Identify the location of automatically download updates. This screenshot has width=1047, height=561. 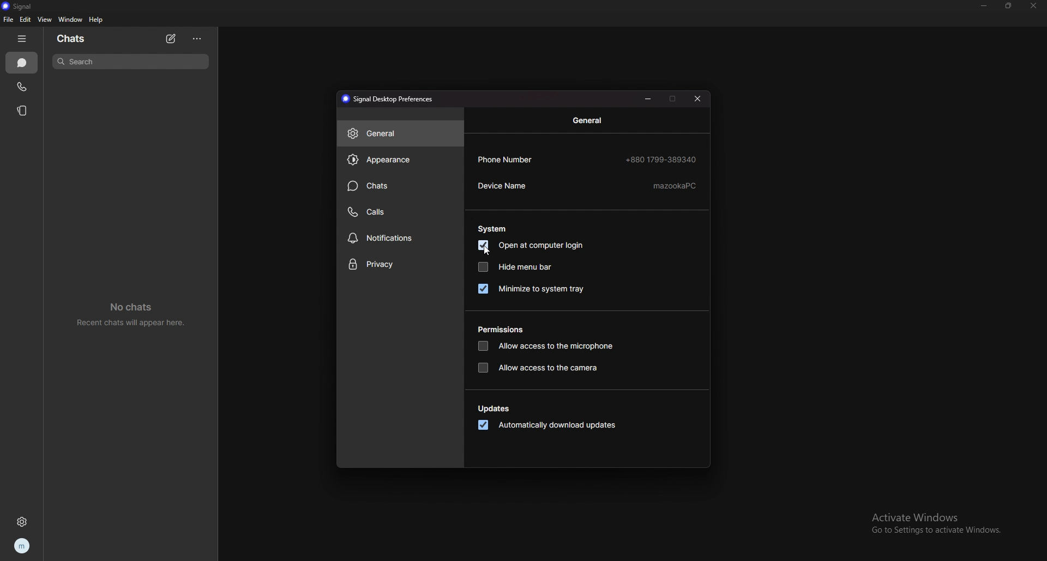
(547, 426).